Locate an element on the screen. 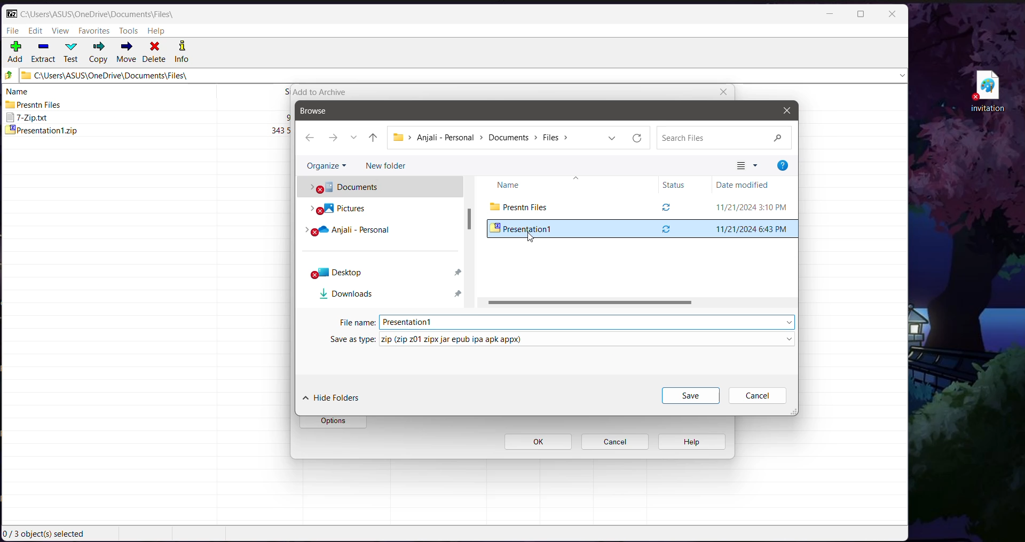 The image size is (1025, 542). Favorites is located at coordinates (94, 31).